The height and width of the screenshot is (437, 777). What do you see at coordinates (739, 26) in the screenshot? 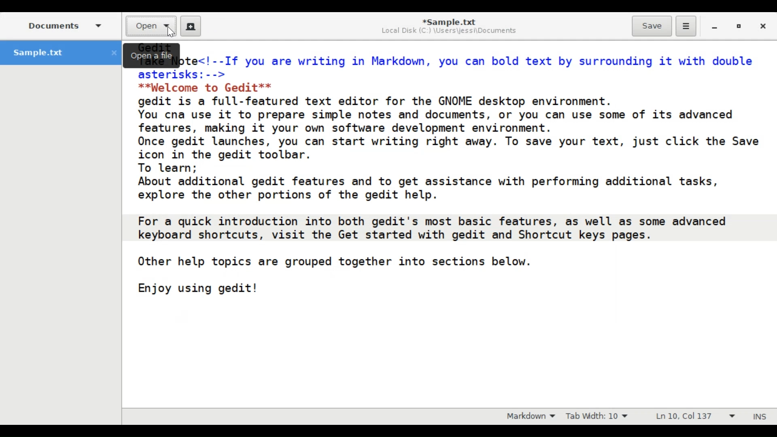
I see `Restore` at bounding box center [739, 26].